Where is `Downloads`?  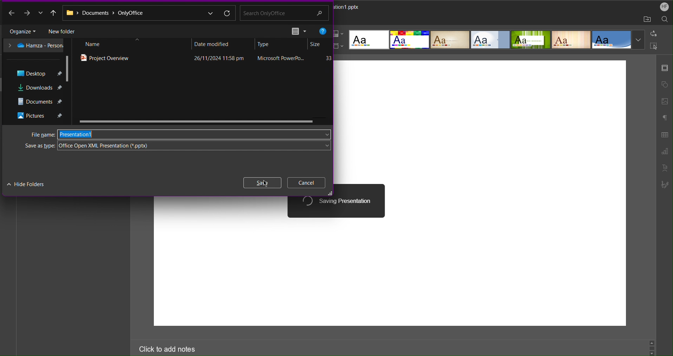
Downloads is located at coordinates (39, 88).